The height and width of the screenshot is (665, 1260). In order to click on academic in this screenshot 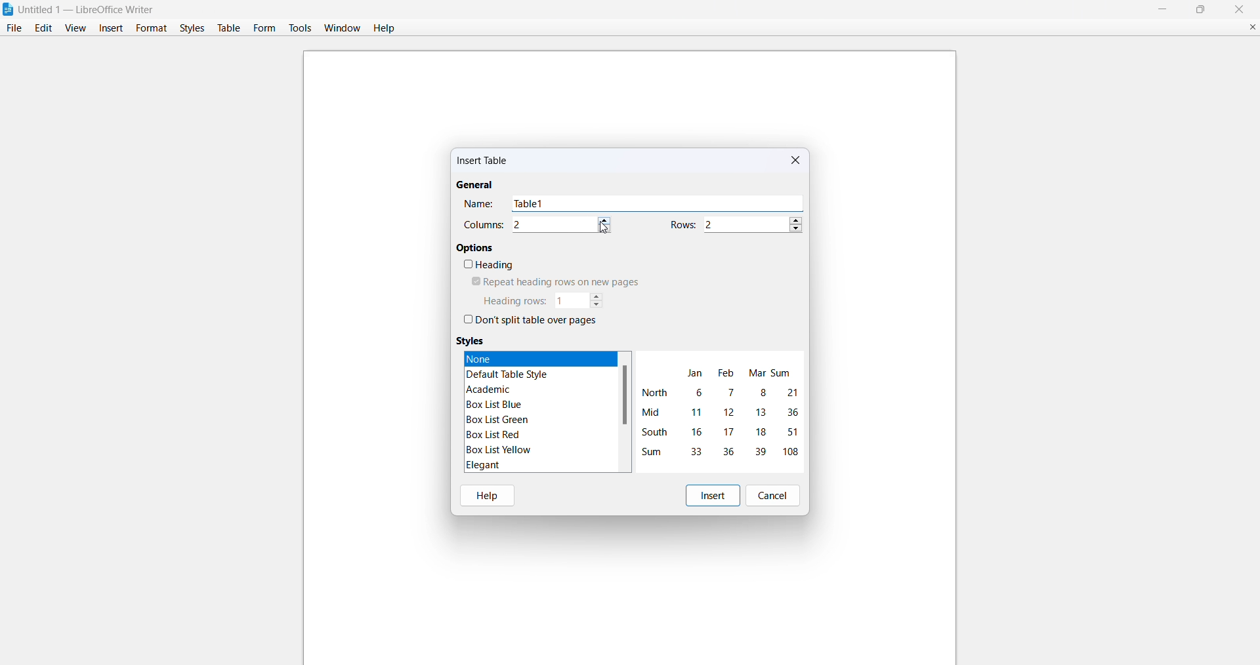, I will do `click(492, 389)`.